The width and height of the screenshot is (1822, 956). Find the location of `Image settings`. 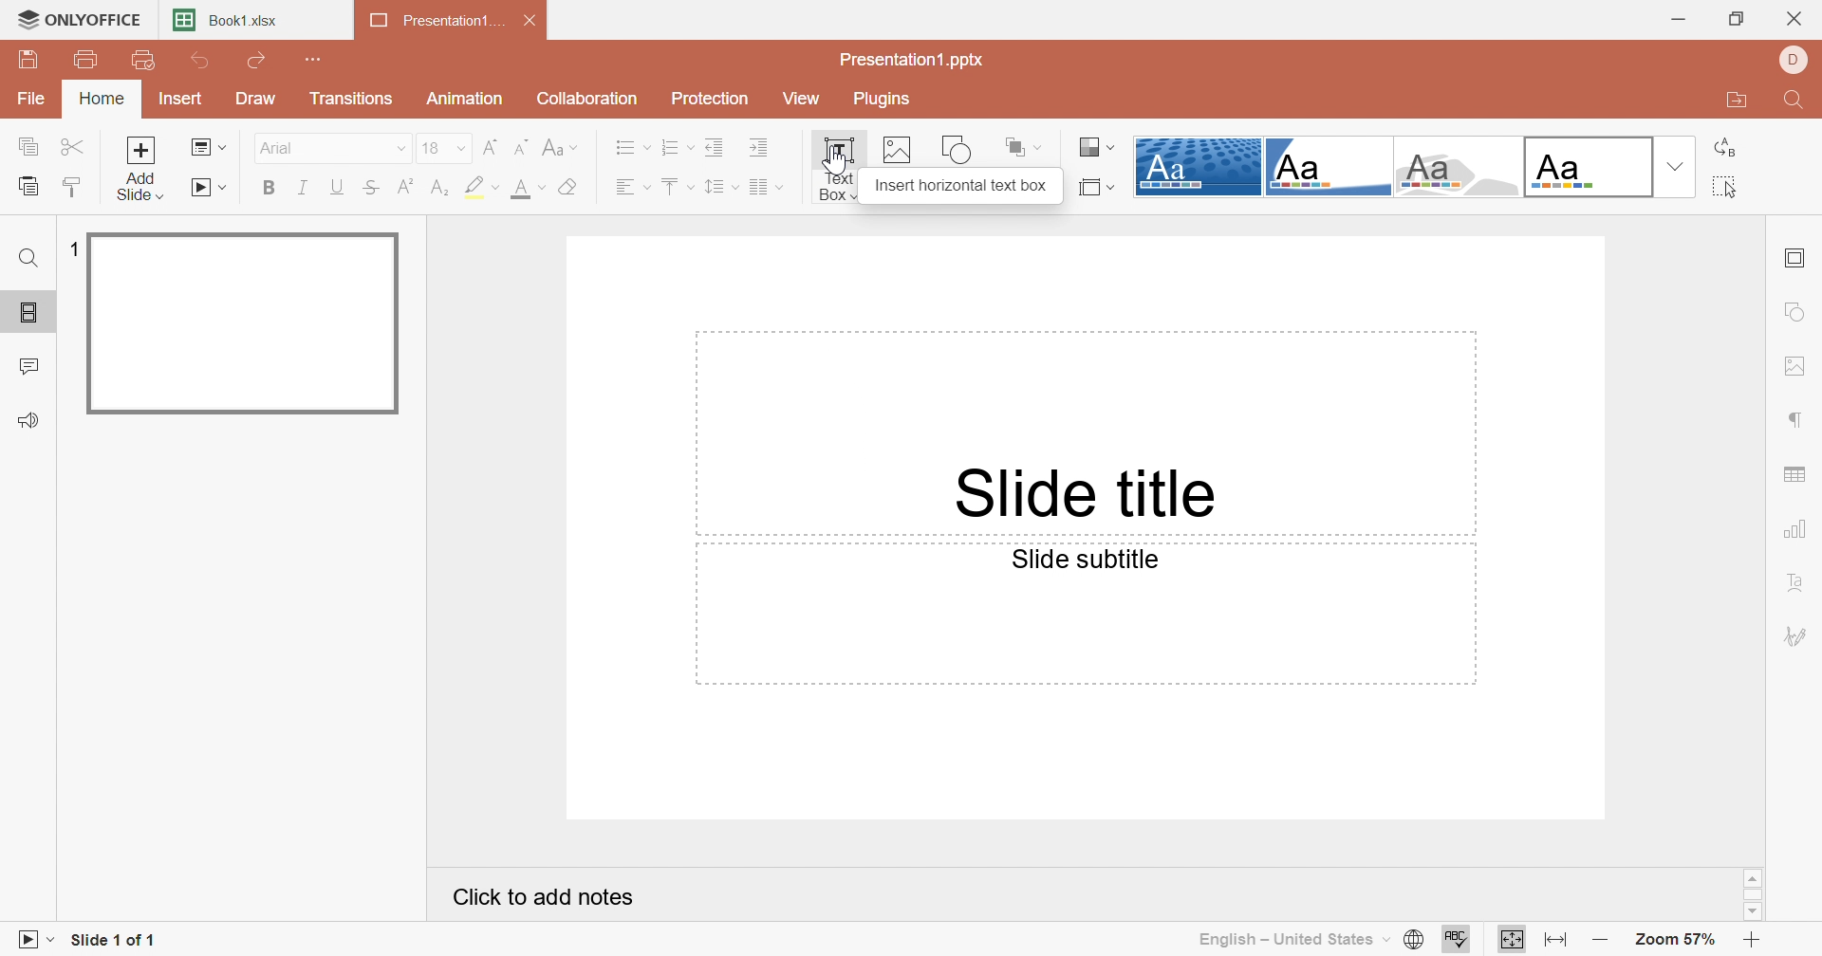

Image settings is located at coordinates (1797, 366).